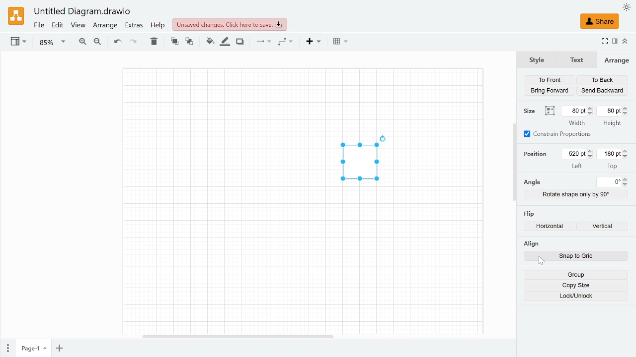  What do you see at coordinates (530, 213) in the screenshot?
I see `flip` at bounding box center [530, 213].